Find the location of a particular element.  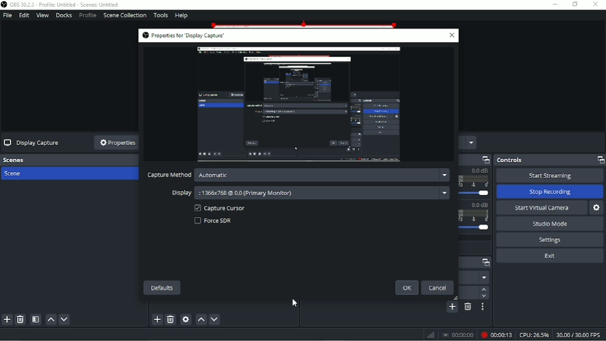

Move scene down is located at coordinates (64, 319).